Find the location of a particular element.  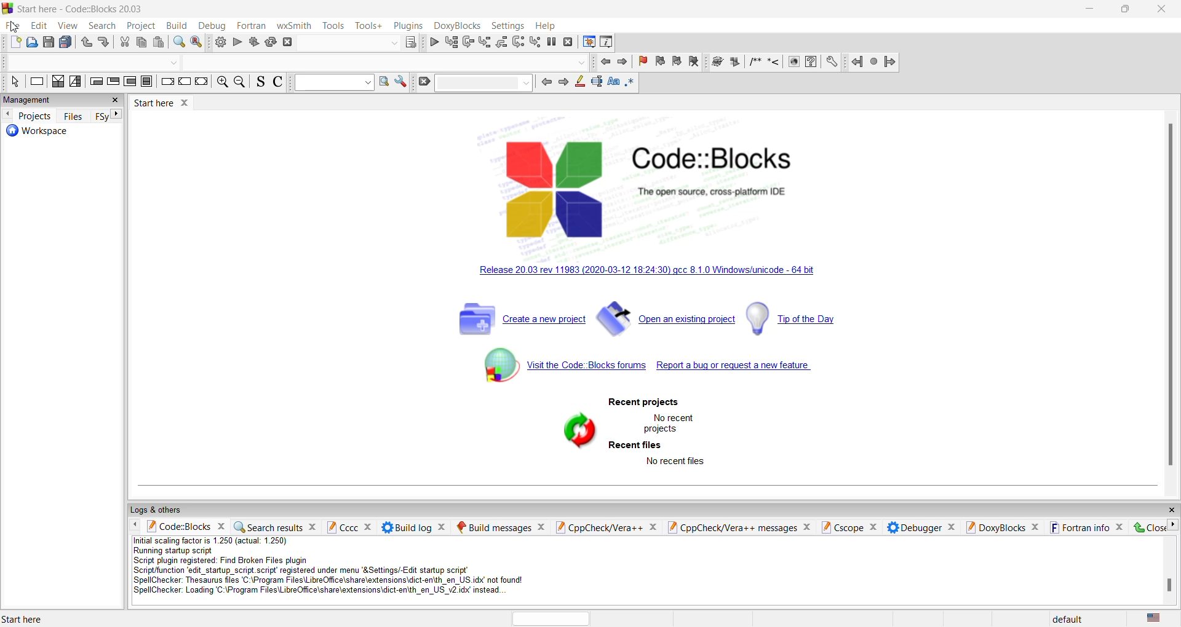

new release is located at coordinates (643, 272).